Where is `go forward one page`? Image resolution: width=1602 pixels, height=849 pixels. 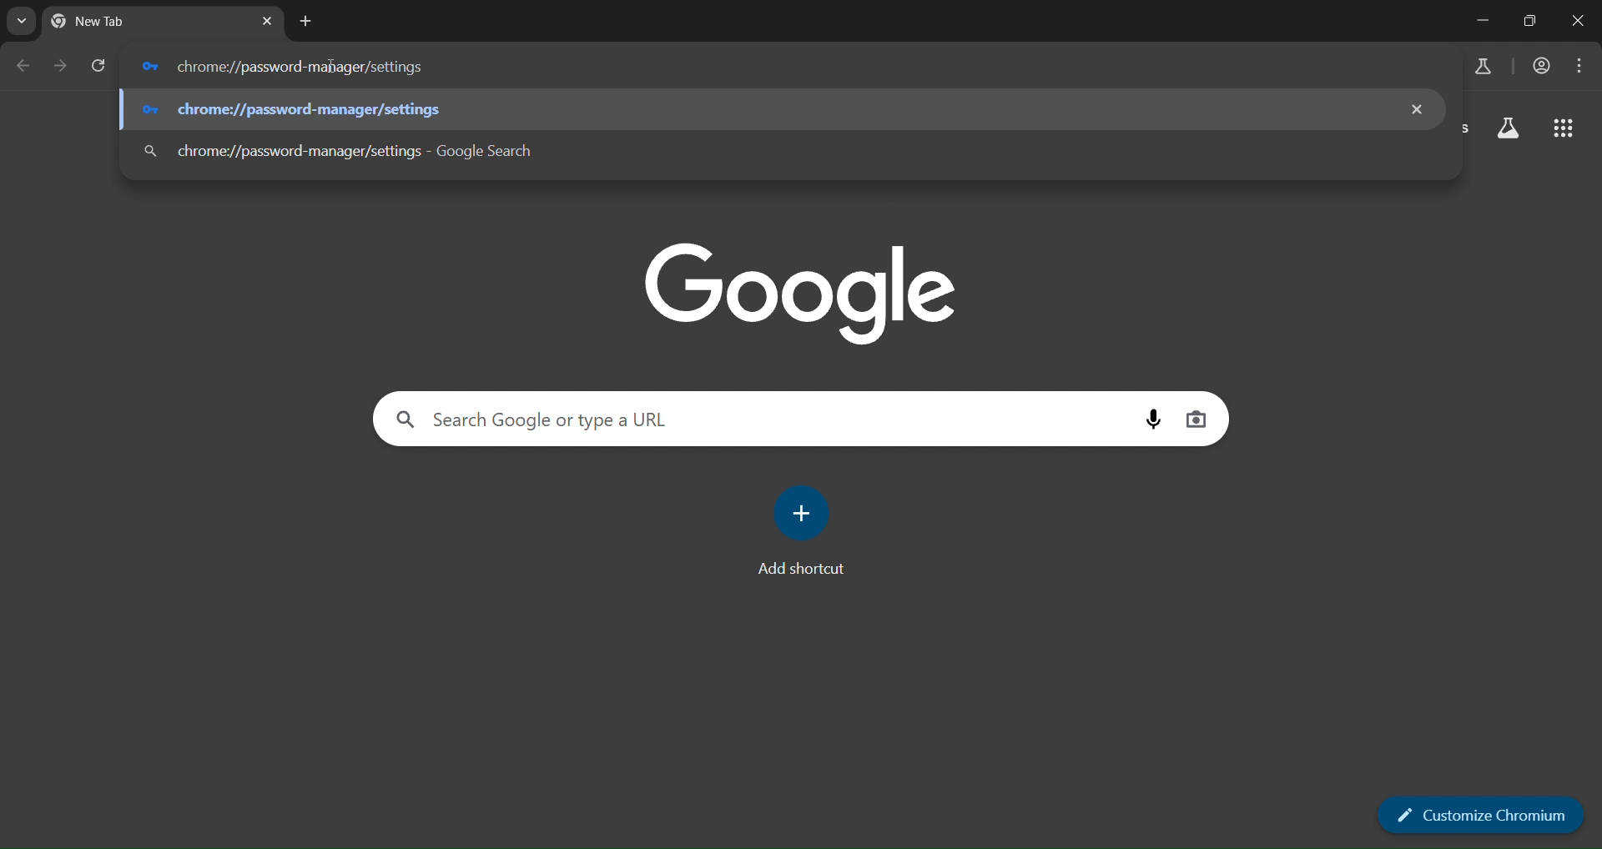
go forward one page is located at coordinates (59, 68).